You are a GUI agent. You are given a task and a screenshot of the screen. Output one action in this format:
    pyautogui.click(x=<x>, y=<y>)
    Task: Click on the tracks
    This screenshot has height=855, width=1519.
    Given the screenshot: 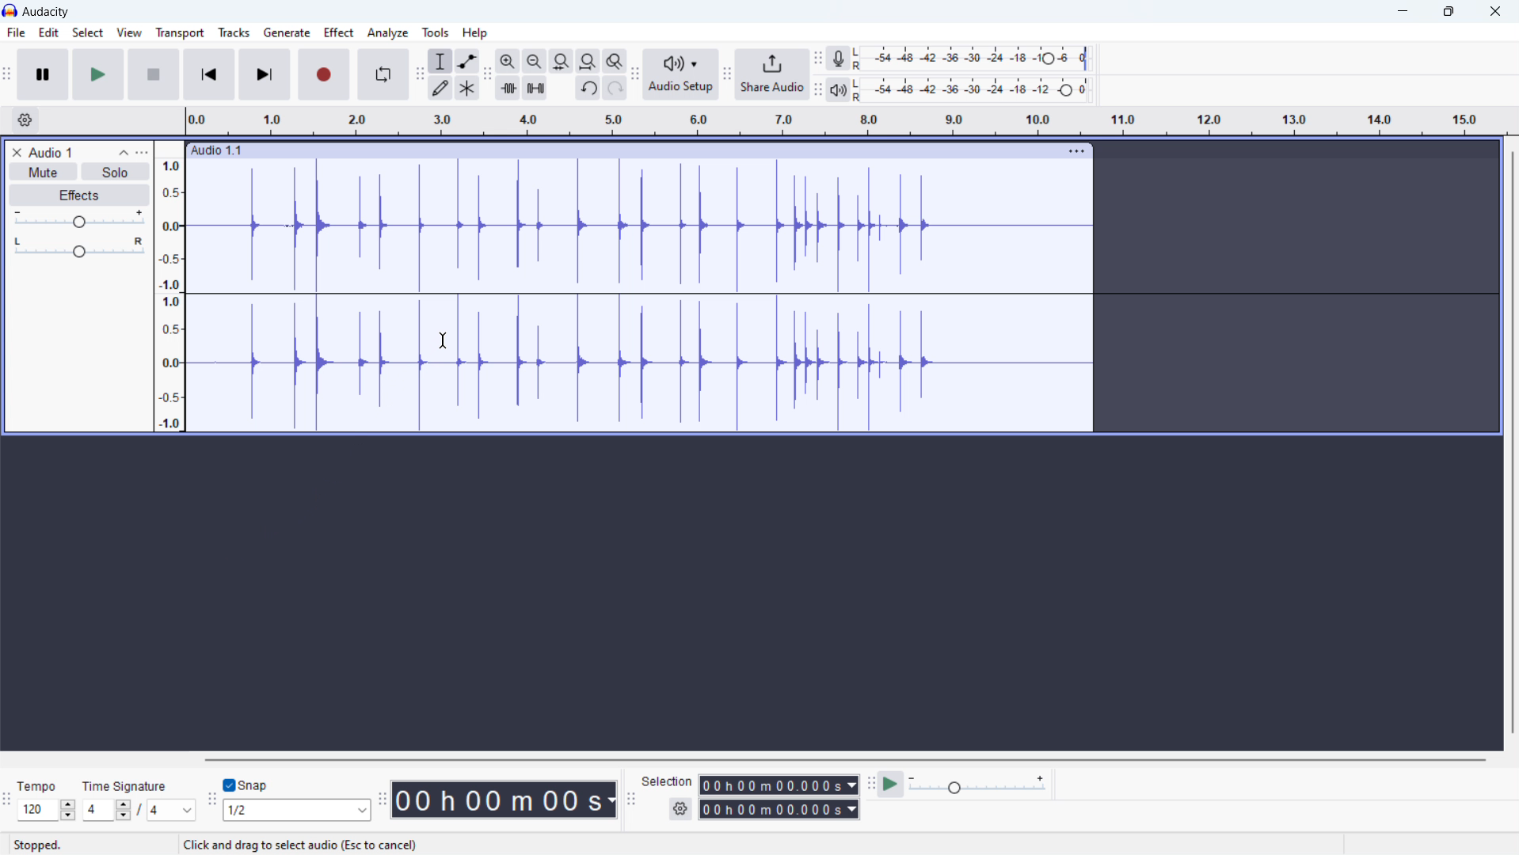 What is the action you would take?
    pyautogui.click(x=234, y=32)
    